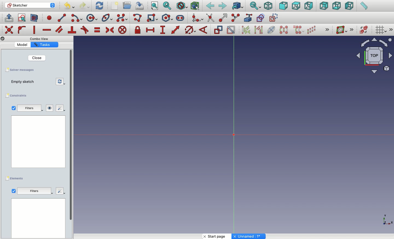  What do you see at coordinates (23, 45) in the screenshot?
I see `Model` at bounding box center [23, 45].